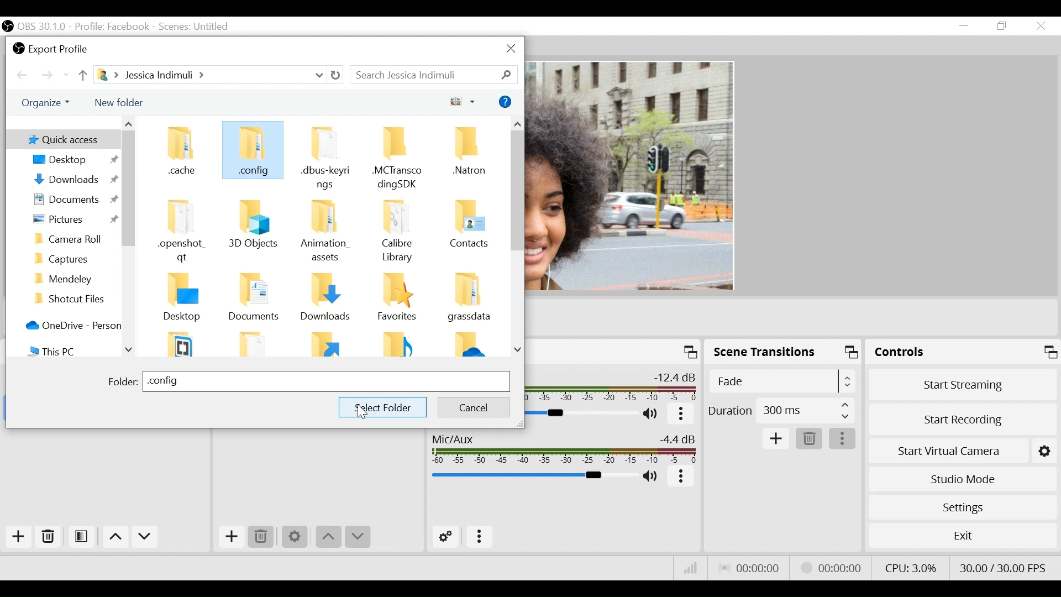 Image resolution: width=1061 pixels, height=597 pixels. What do you see at coordinates (327, 300) in the screenshot?
I see `Folder` at bounding box center [327, 300].